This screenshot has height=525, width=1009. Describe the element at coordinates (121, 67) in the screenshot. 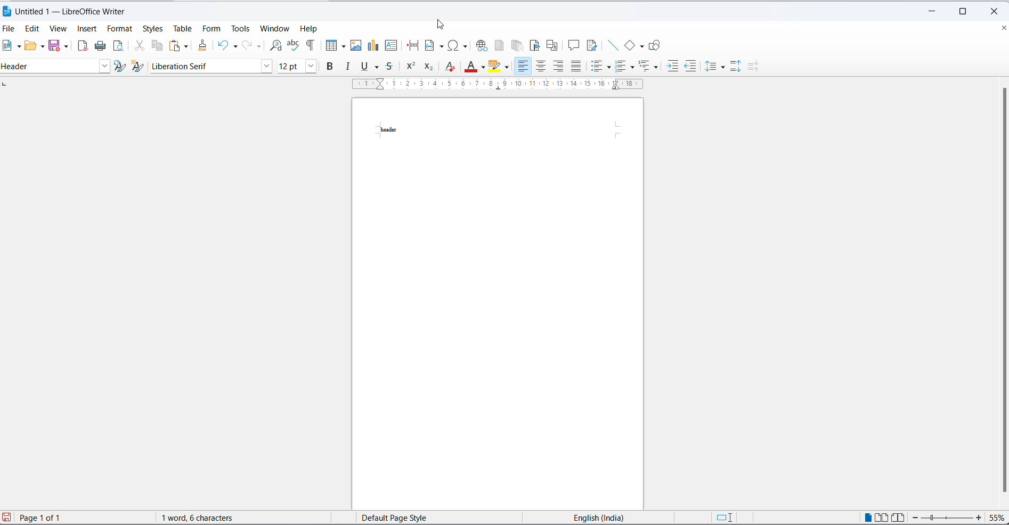

I see `update selected options` at that location.